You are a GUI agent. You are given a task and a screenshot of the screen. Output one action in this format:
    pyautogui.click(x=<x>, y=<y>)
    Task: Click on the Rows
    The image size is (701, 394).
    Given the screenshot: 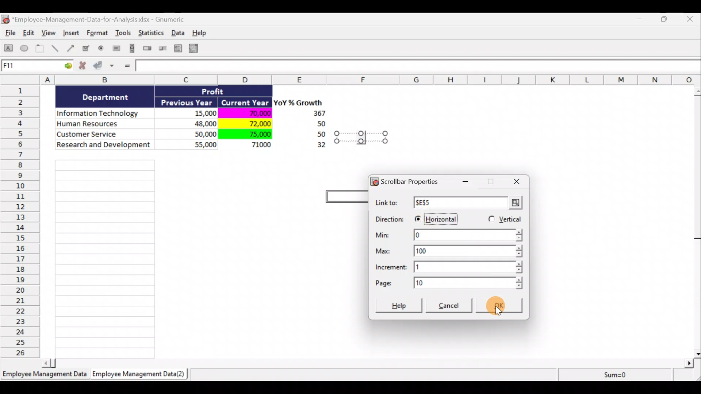 What is the action you would take?
    pyautogui.click(x=22, y=221)
    